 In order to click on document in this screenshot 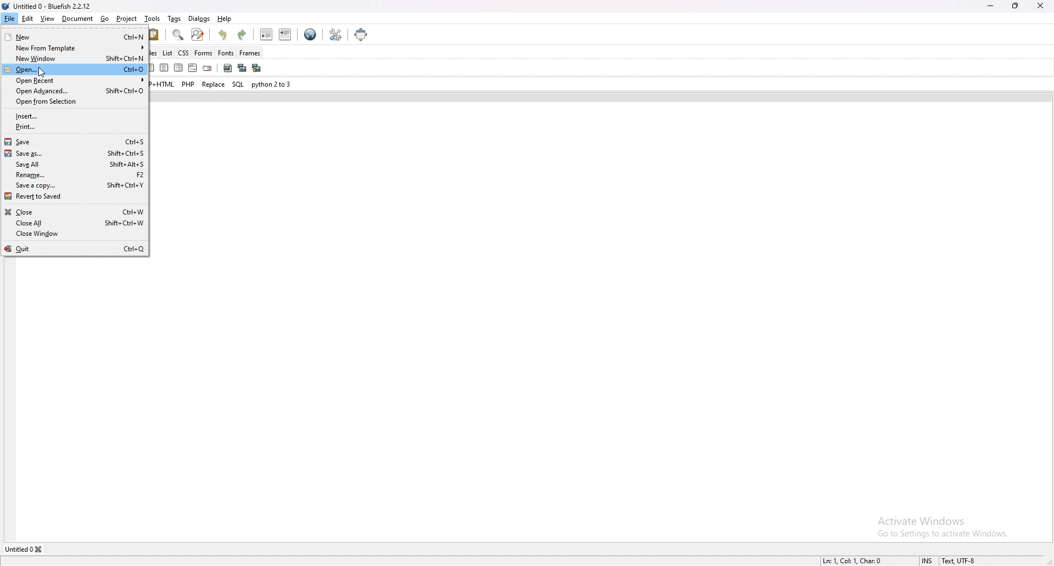, I will do `click(78, 19)`.